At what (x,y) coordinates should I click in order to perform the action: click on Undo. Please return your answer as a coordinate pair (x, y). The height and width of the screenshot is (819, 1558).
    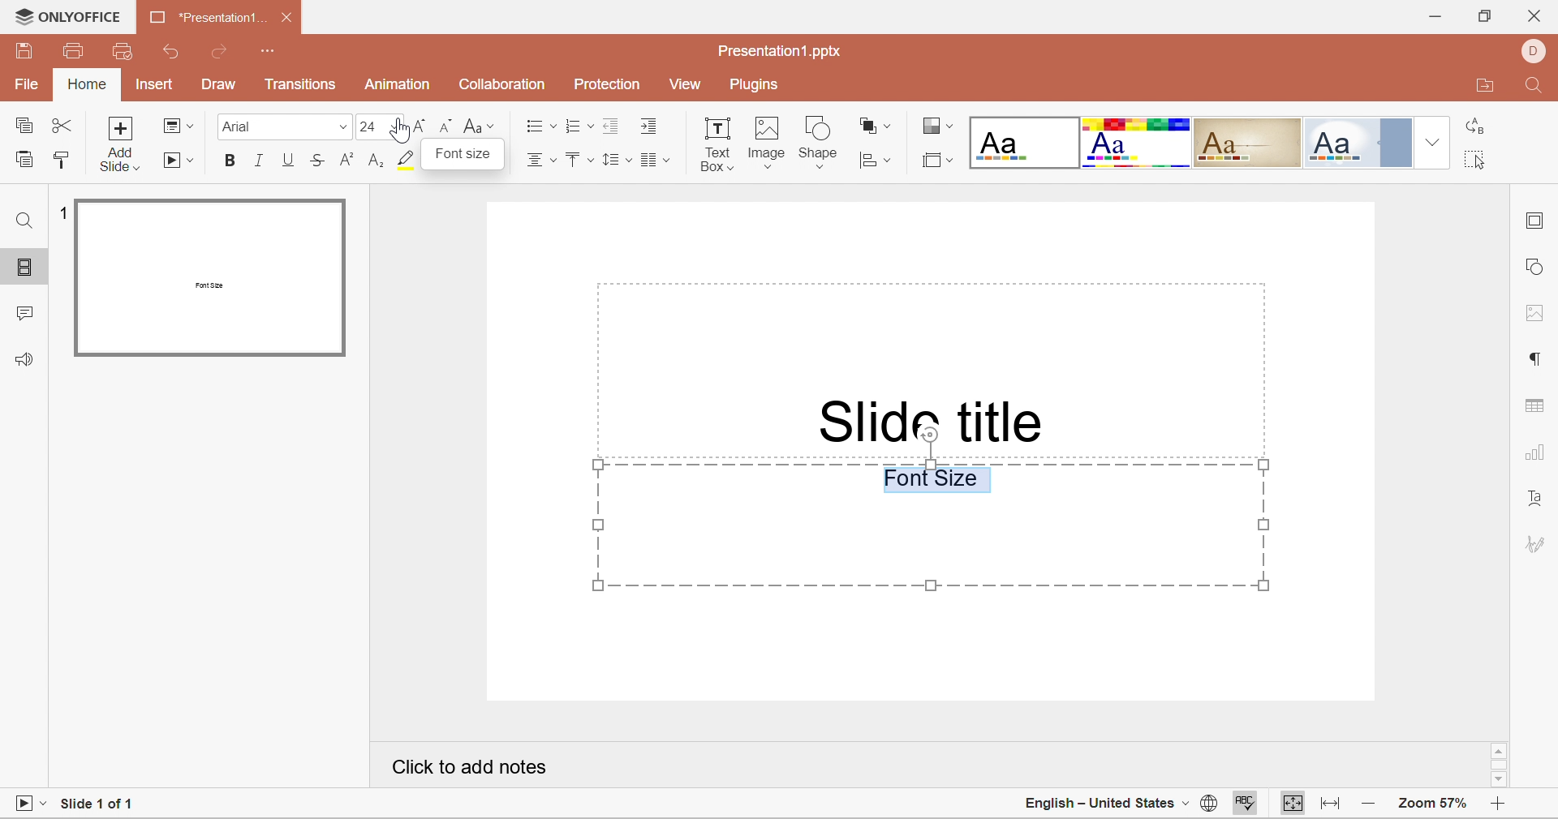
    Looking at the image, I should click on (176, 54).